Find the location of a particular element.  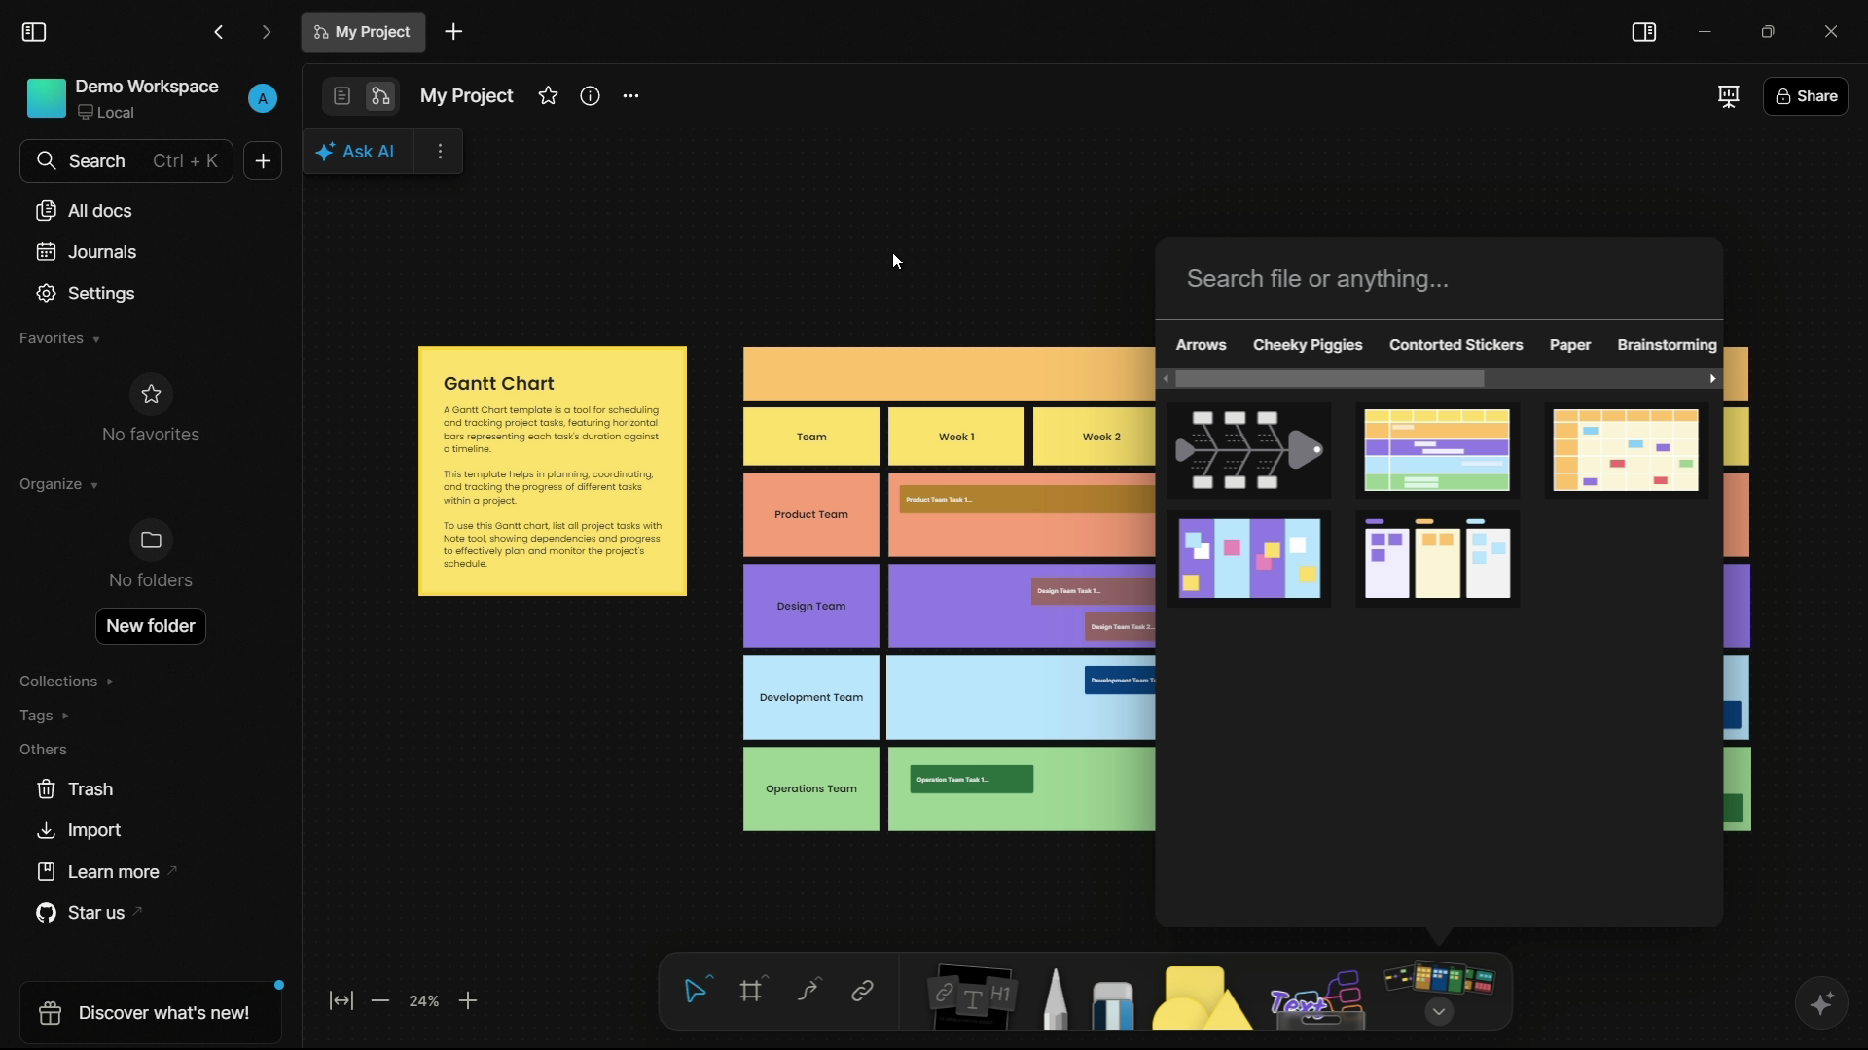

organize is located at coordinates (59, 484).